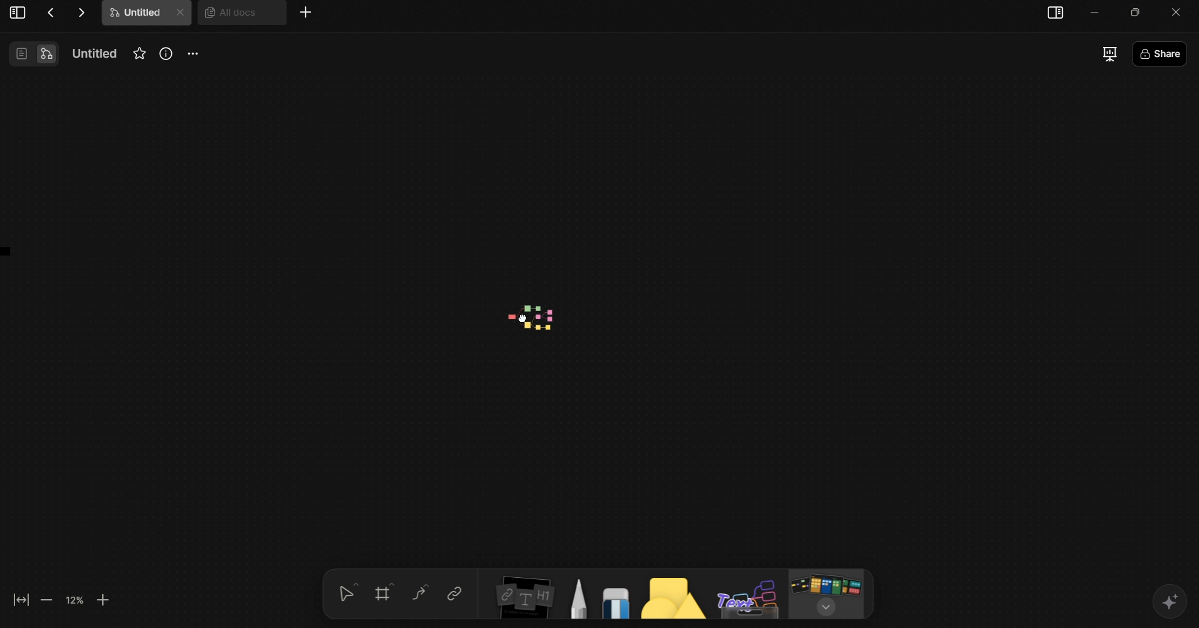  What do you see at coordinates (1171, 604) in the screenshot?
I see `AI` at bounding box center [1171, 604].